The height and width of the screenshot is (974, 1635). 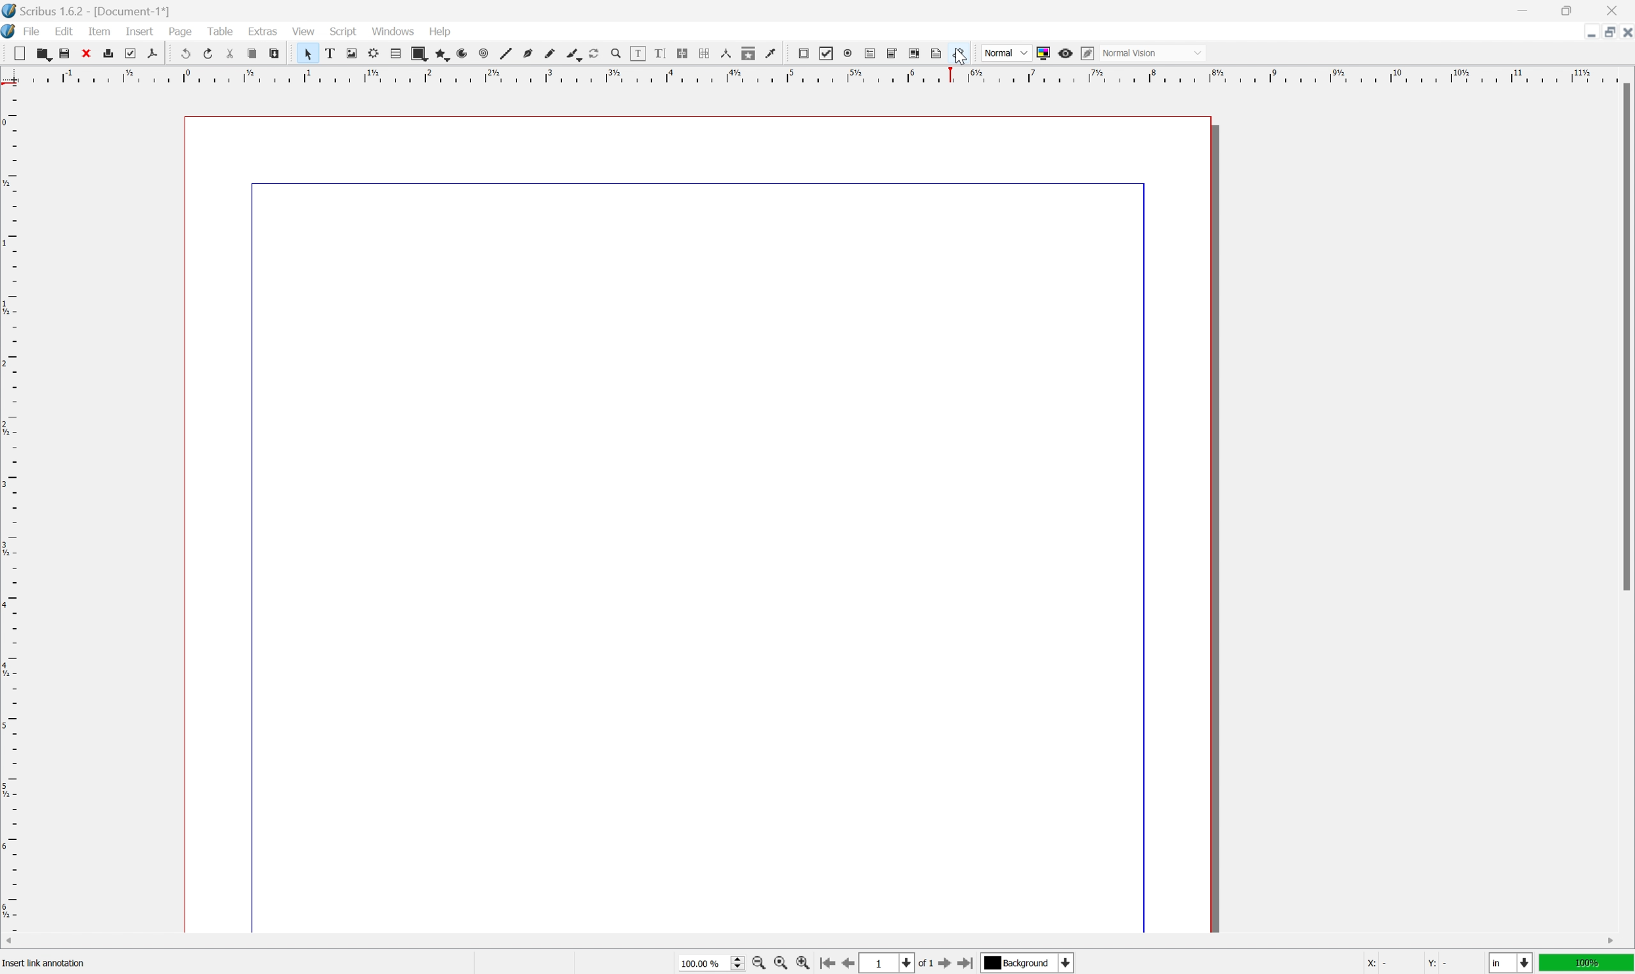 I want to click on print, so click(x=108, y=53).